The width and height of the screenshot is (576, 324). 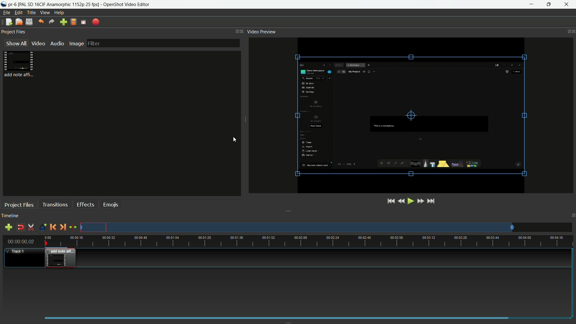 What do you see at coordinates (31, 13) in the screenshot?
I see `title menu` at bounding box center [31, 13].